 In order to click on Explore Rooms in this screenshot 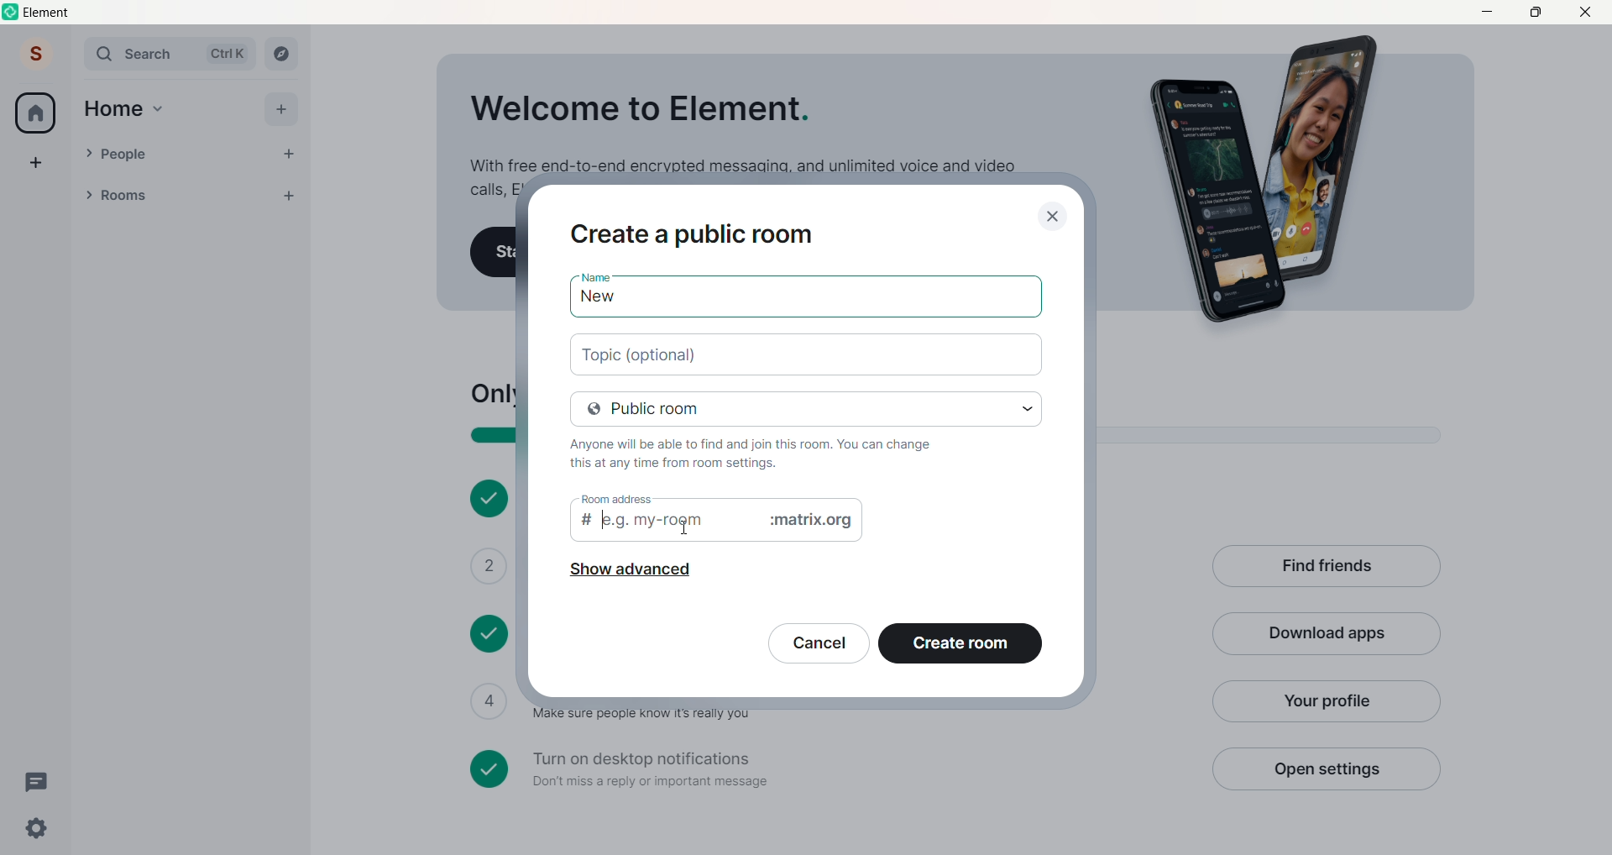, I will do `click(282, 54)`.